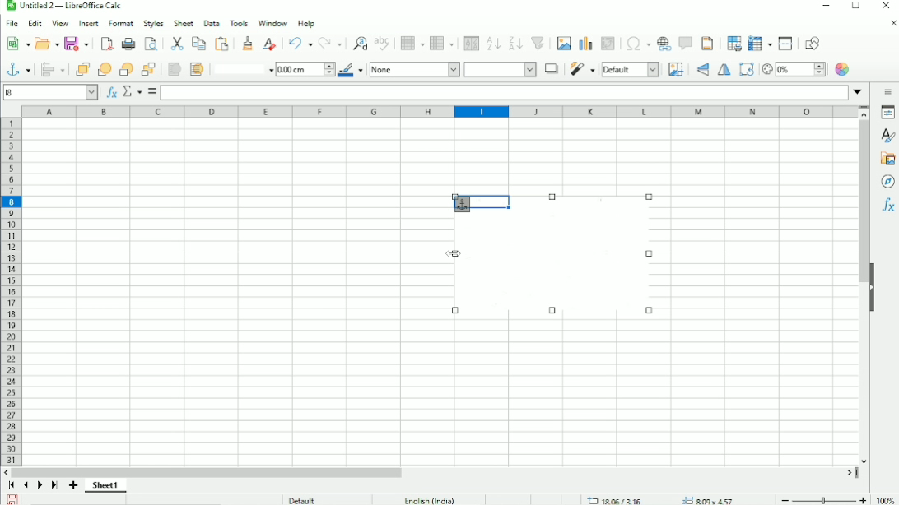 The height and width of the screenshot is (505, 899). Describe the element at coordinates (105, 69) in the screenshot. I see `Forward one` at that location.